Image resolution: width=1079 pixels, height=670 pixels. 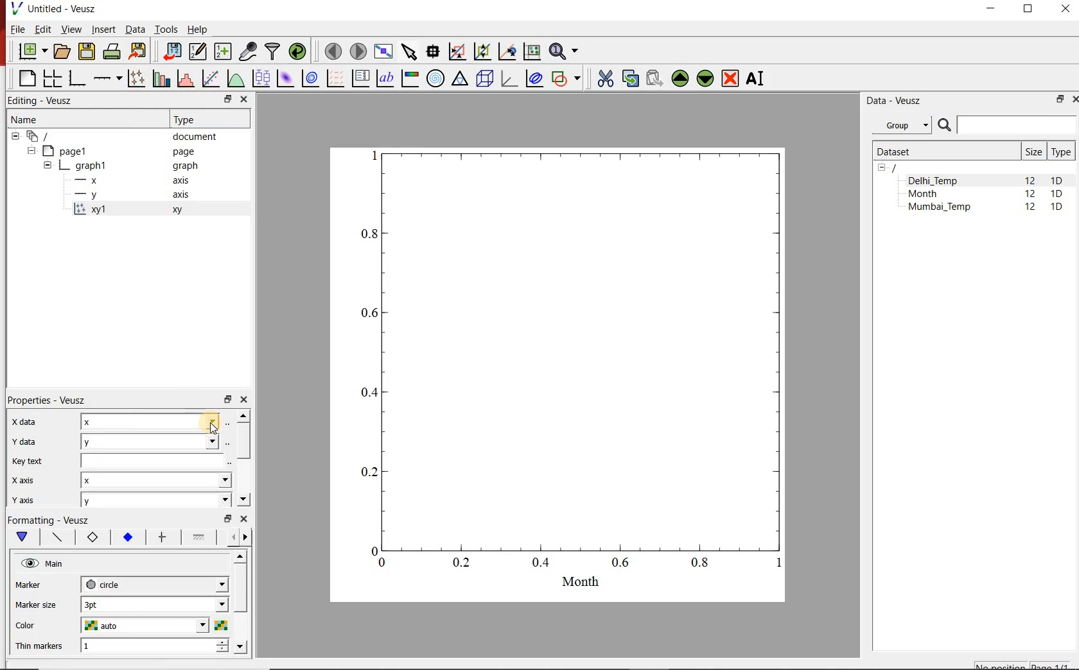 What do you see at coordinates (155, 501) in the screenshot?
I see `y` at bounding box center [155, 501].